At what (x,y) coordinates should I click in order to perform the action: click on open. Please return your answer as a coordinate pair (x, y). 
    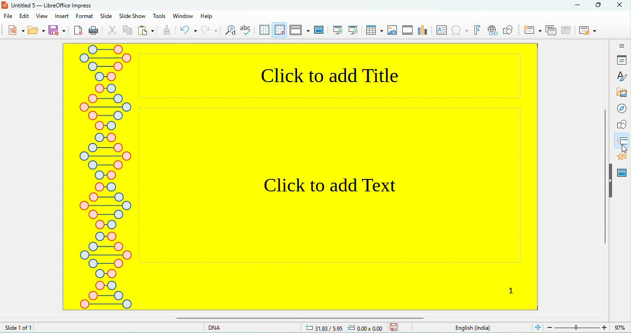
    Looking at the image, I should click on (36, 31).